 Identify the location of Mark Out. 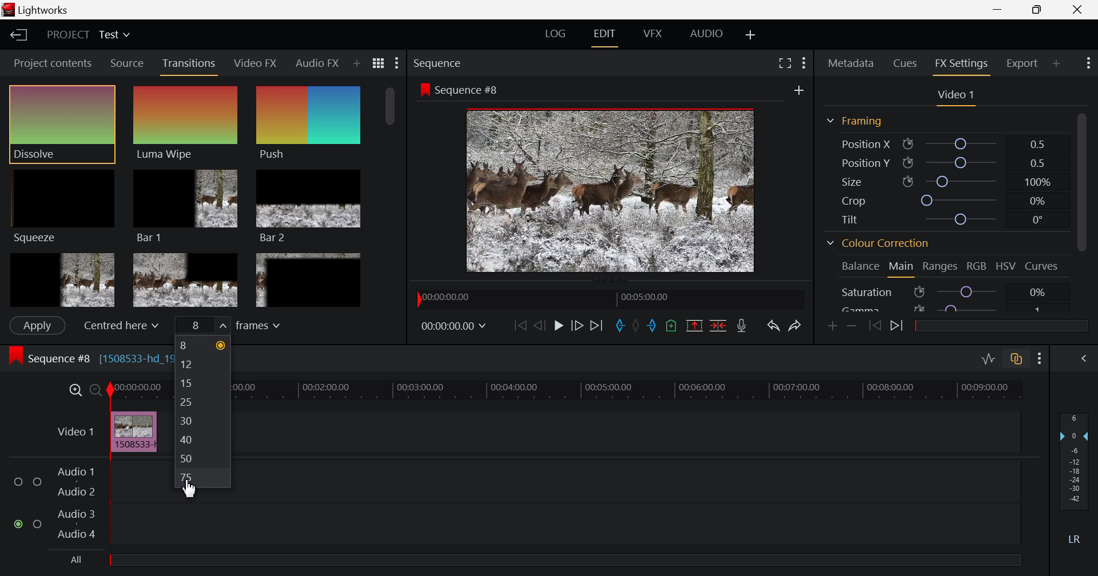
(652, 327).